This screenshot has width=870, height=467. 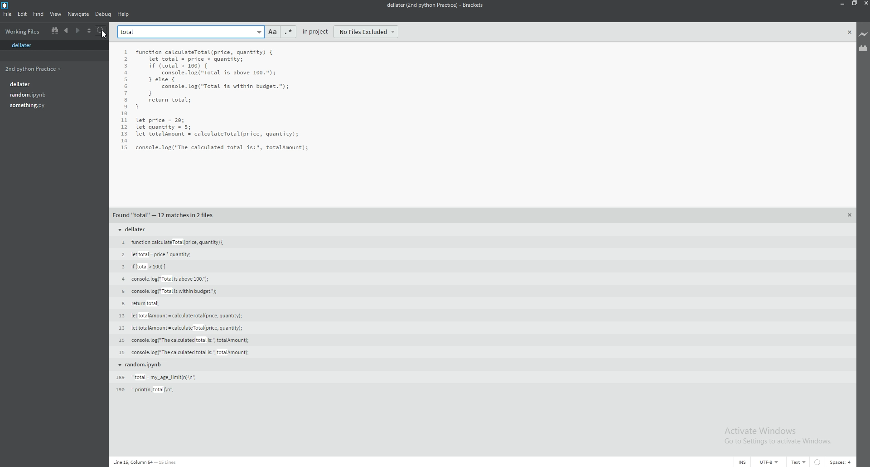 I want to click on dellater, so click(x=26, y=46).